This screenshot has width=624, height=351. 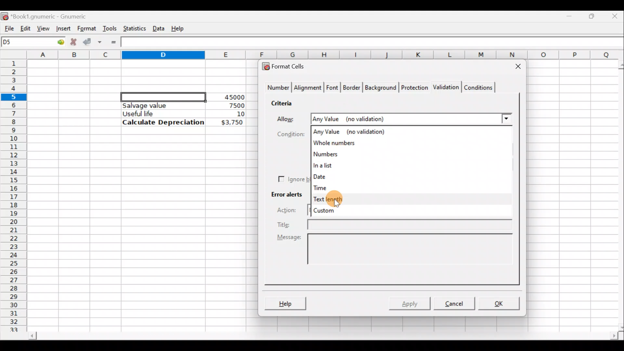 What do you see at coordinates (331, 212) in the screenshot?
I see `Custom` at bounding box center [331, 212].